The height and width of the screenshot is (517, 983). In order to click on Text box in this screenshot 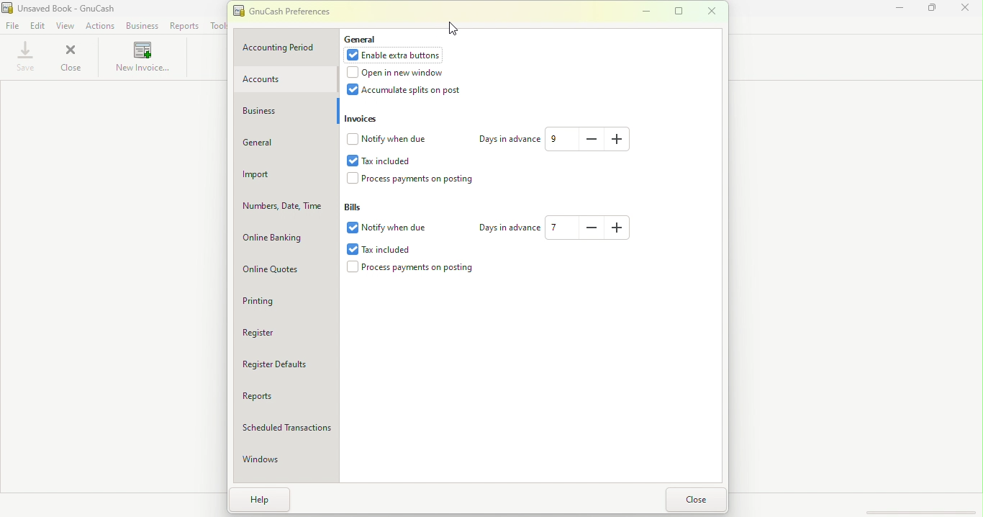, I will do `click(562, 140)`.